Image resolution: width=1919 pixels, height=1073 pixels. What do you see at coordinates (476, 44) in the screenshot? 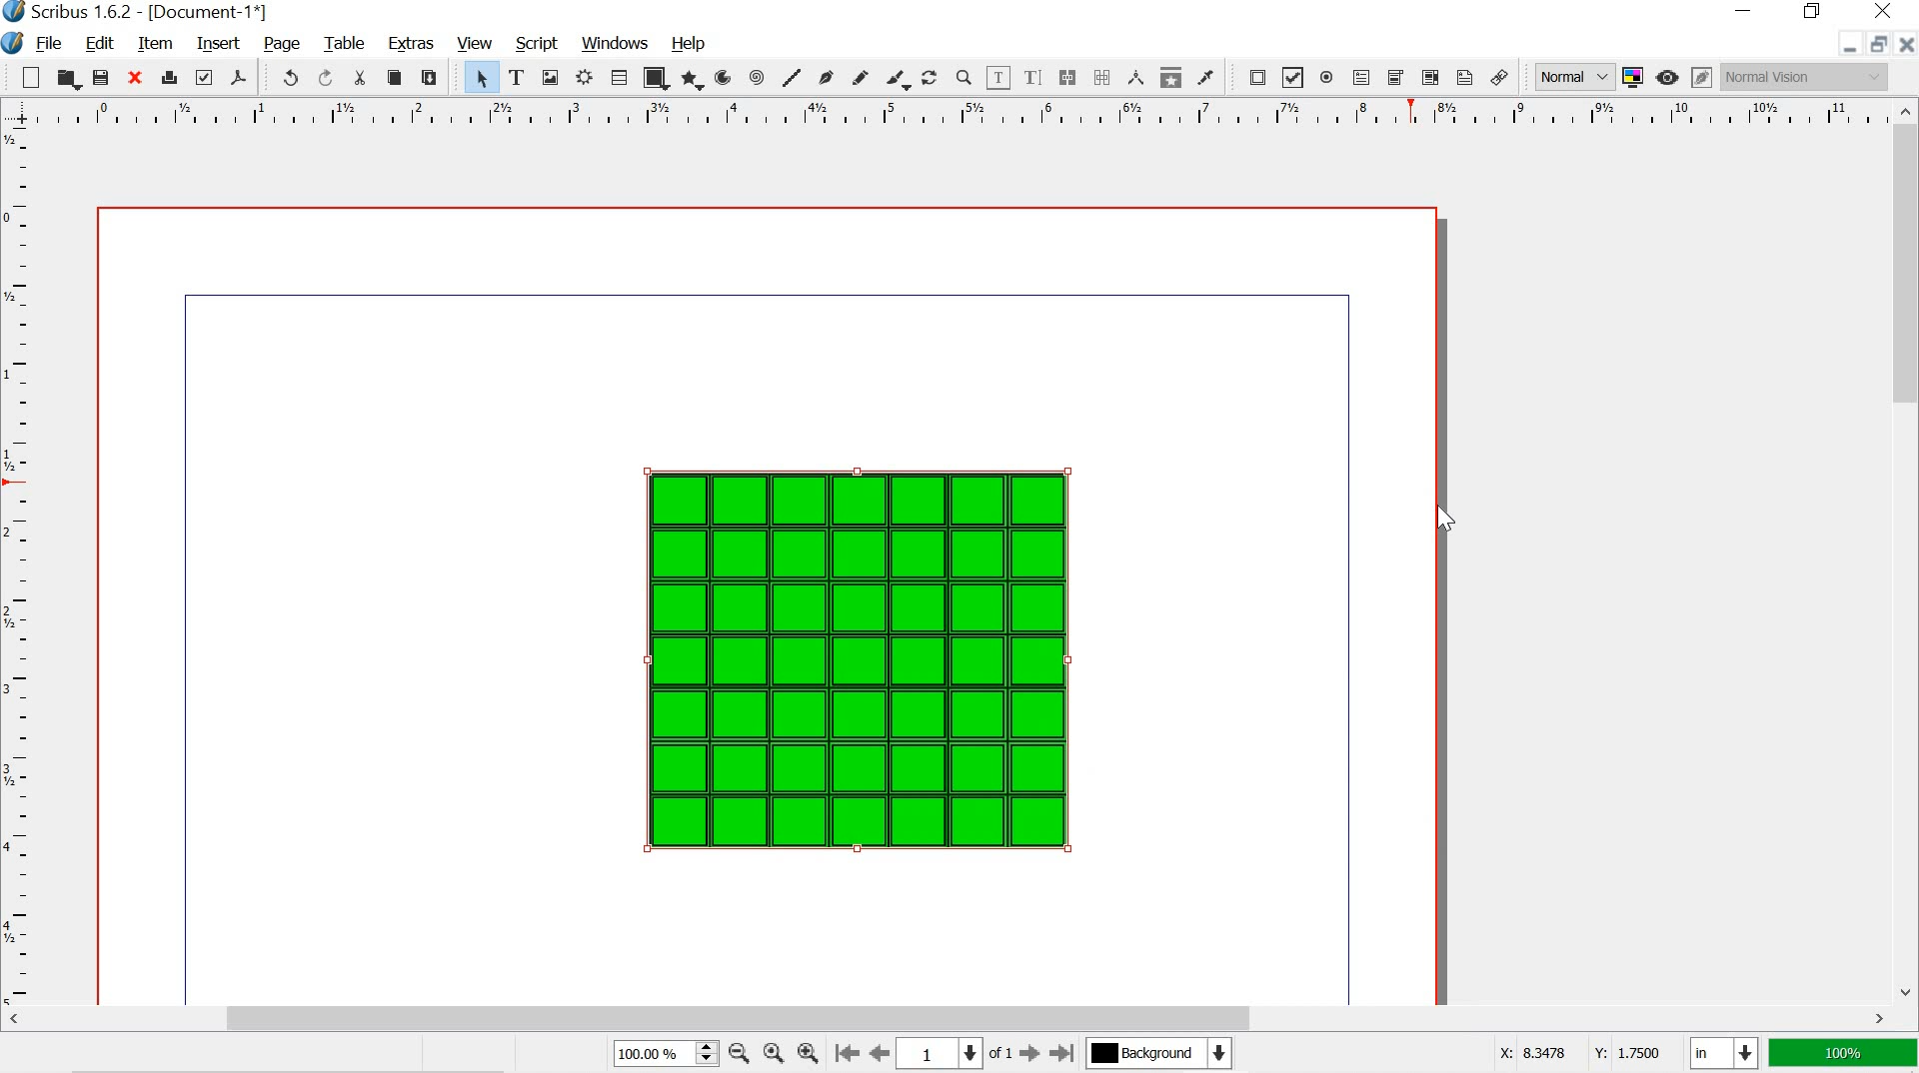
I see `view` at bounding box center [476, 44].